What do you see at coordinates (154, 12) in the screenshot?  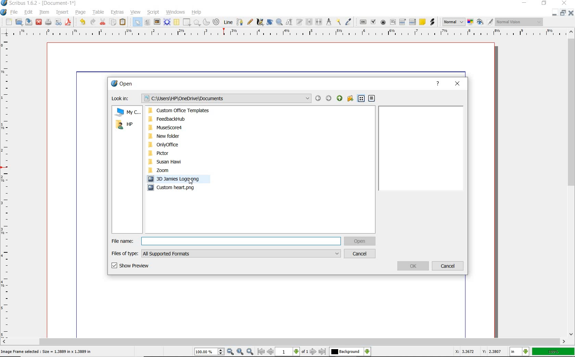 I see `script` at bounding box center [154, 12].